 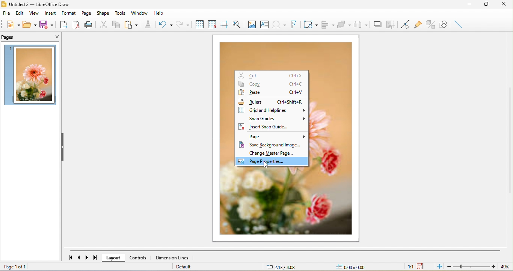 I want to click on hide, so click(x=63, y=148).